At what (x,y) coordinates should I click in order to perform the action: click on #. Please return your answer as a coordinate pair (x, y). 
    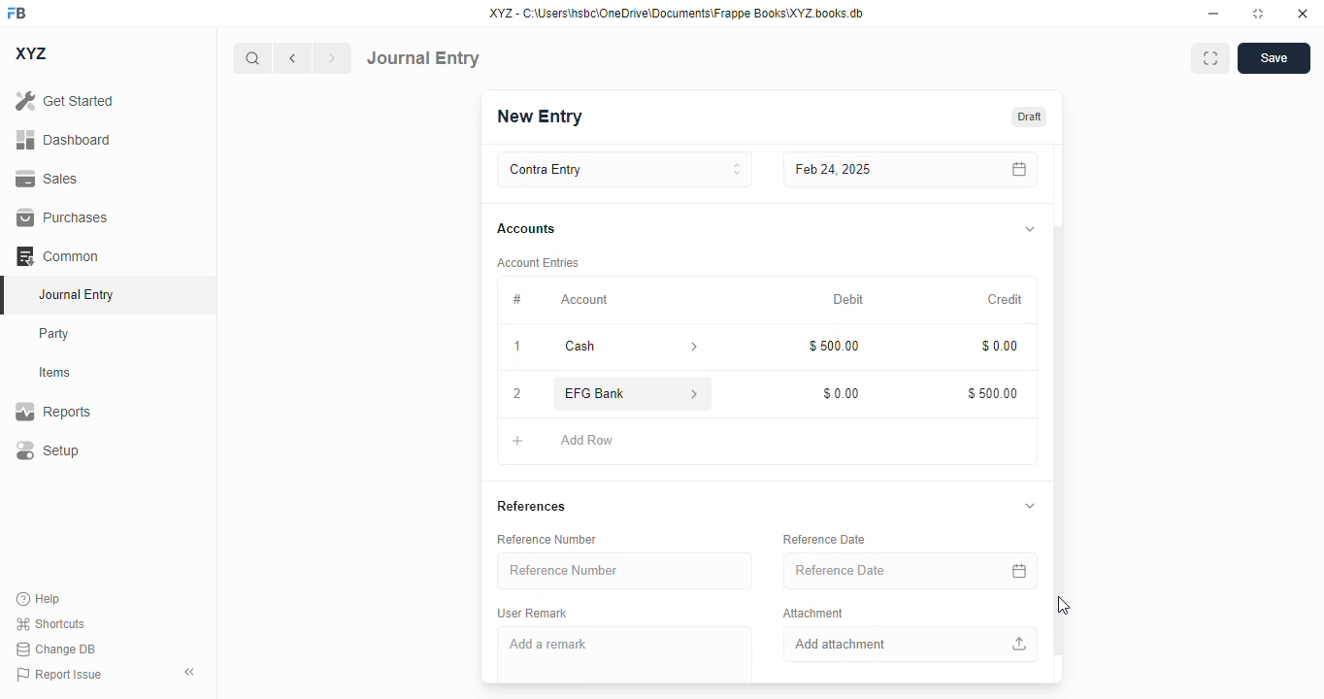
    Looking at the image, I should click on (516, 301).